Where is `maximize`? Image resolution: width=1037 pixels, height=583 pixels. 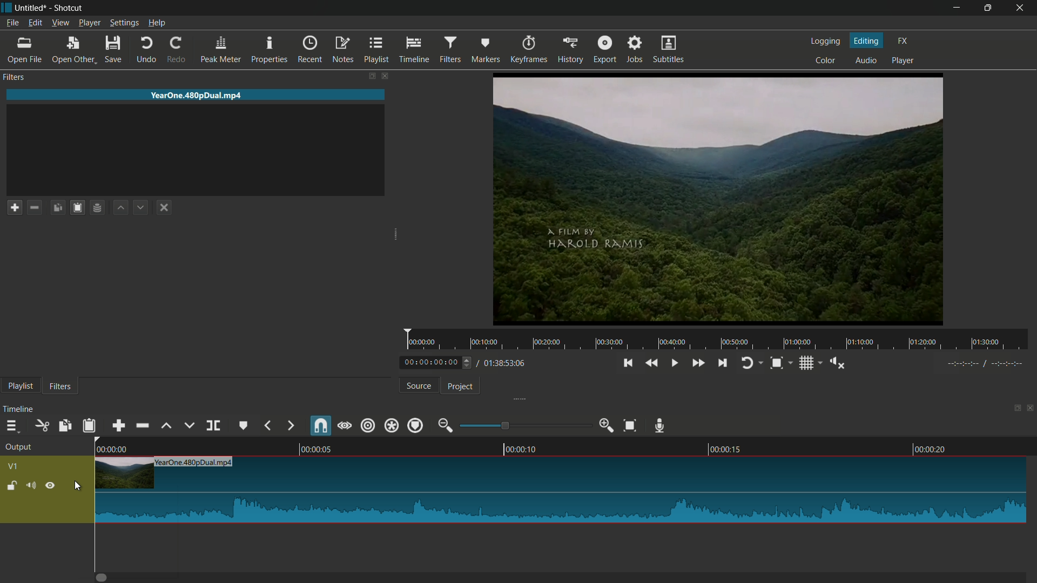
maximize is located at coordinates (988, 8).